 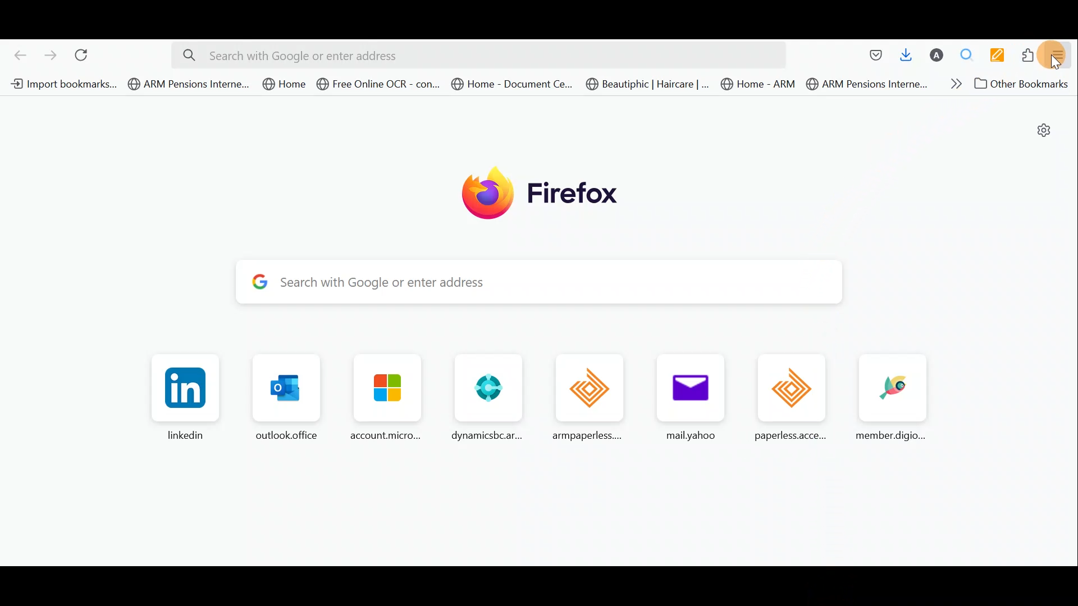 I want to click on Beautiphic | Haircare | ..., so click(x=648, y=85).